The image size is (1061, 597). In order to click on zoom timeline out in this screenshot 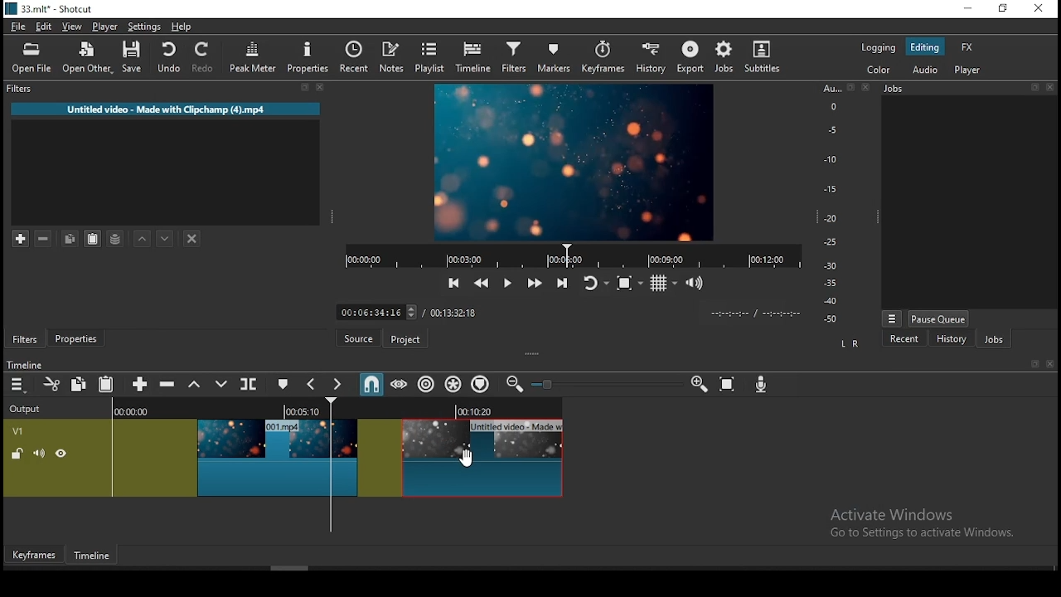, I will do `click(512, 385)`.